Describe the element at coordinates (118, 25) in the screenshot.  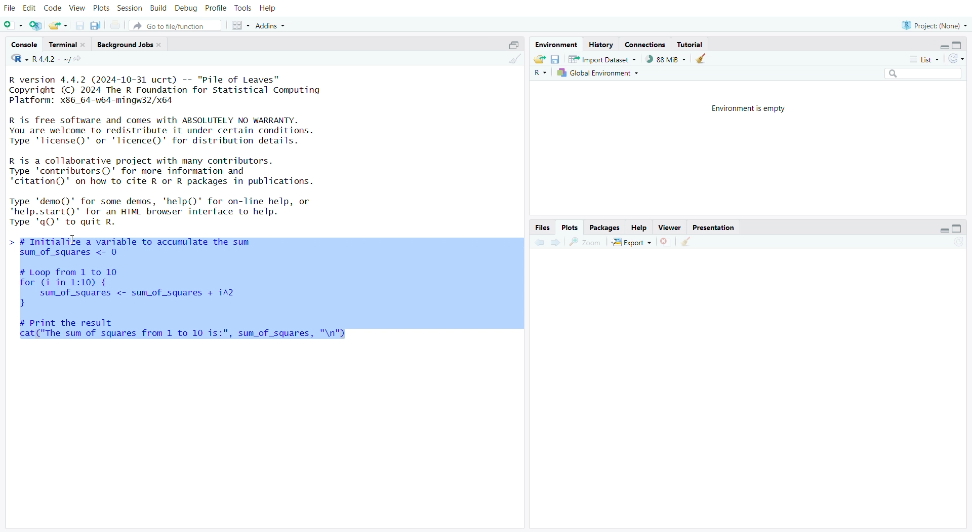
I see `print current file` at that location.